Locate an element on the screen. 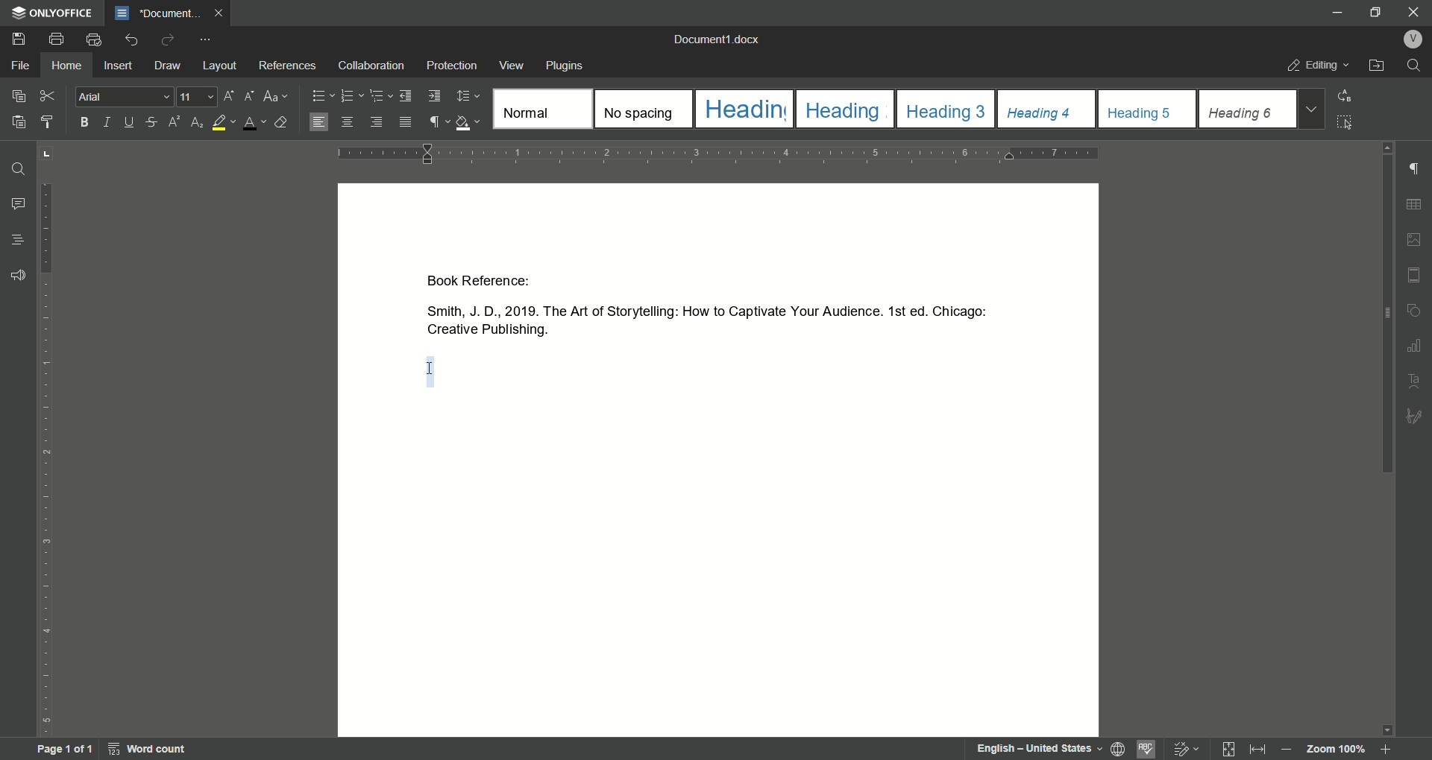 The height and width of the screenshot is (760, 1432). Creative Publishing. is located at coordinates (483, 332).